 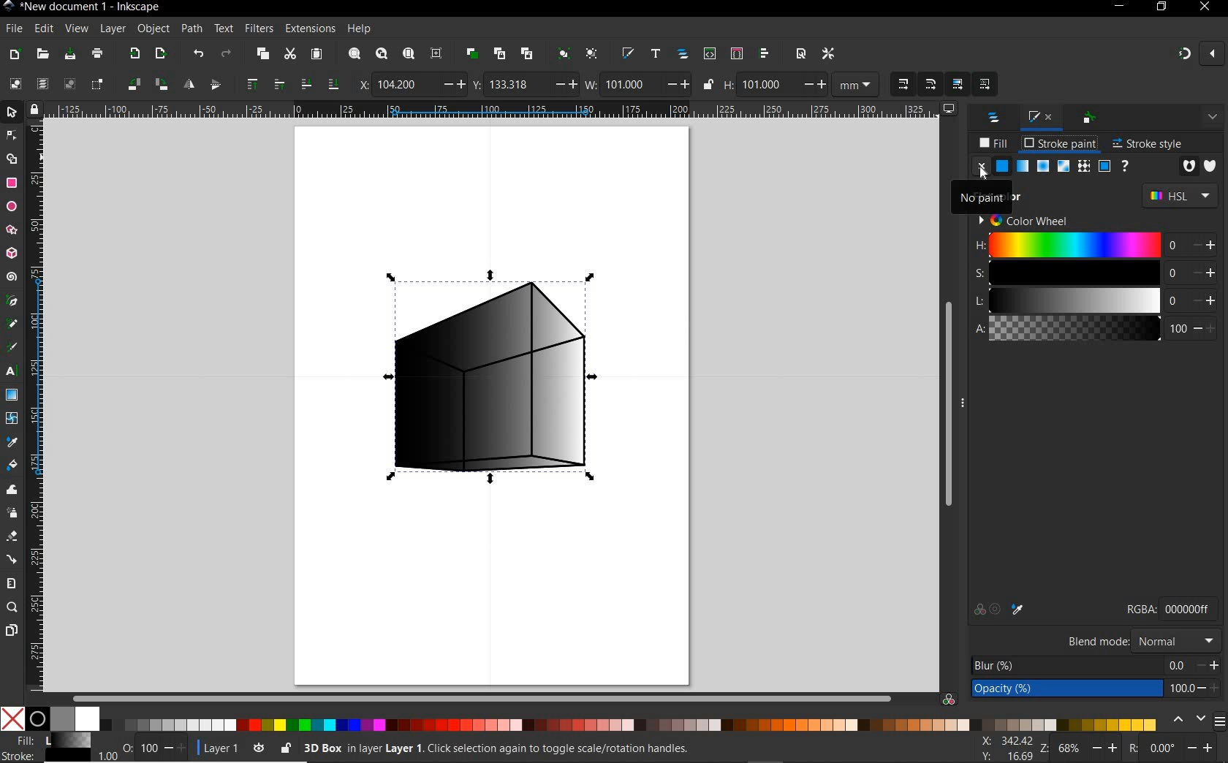 What do you see at coordinates (69, 84) in the screenshot?
I see `DESELECT ANY SELECTED OBJECT` at bounding box center [69, 84].